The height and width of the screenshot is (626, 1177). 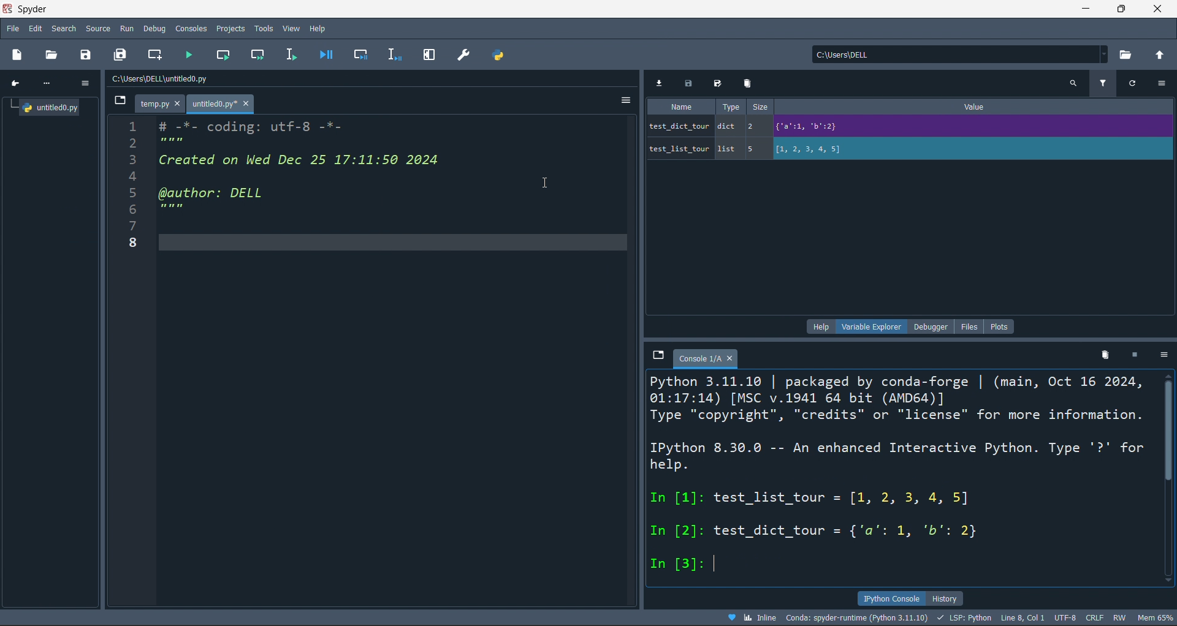 I want to click on path manager, so click(x=498, y=56).